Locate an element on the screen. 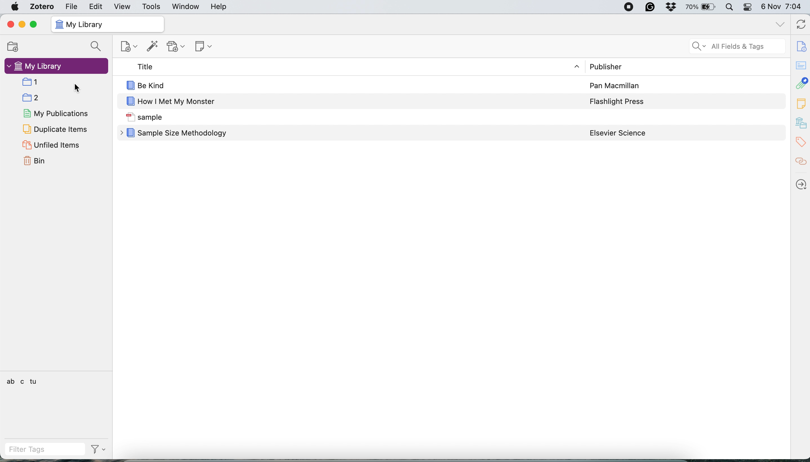 The width and height of the screenshot is (810, 462). attachment is located at coordinates (801, 84).